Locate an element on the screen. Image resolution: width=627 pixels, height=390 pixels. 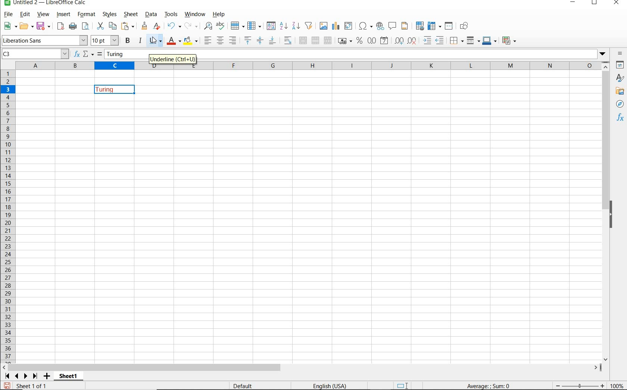
ALIGN BOTTOM is located at coordinates (273, 41).